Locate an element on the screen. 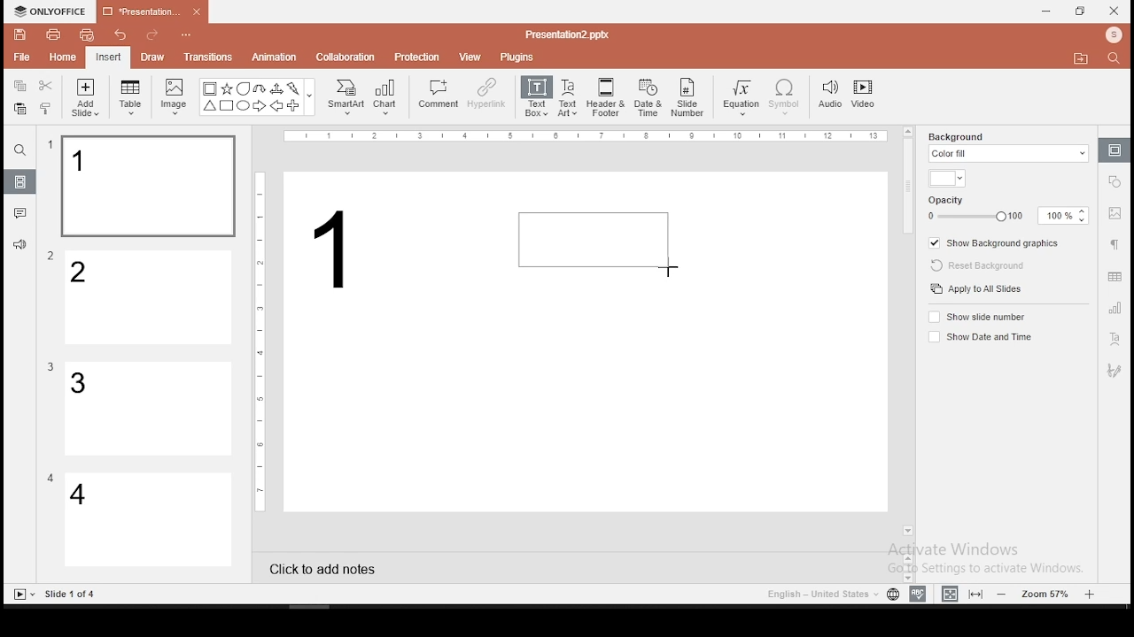 This screenshot has width=1134, height=637. comment is located at coordinates (439, 95).